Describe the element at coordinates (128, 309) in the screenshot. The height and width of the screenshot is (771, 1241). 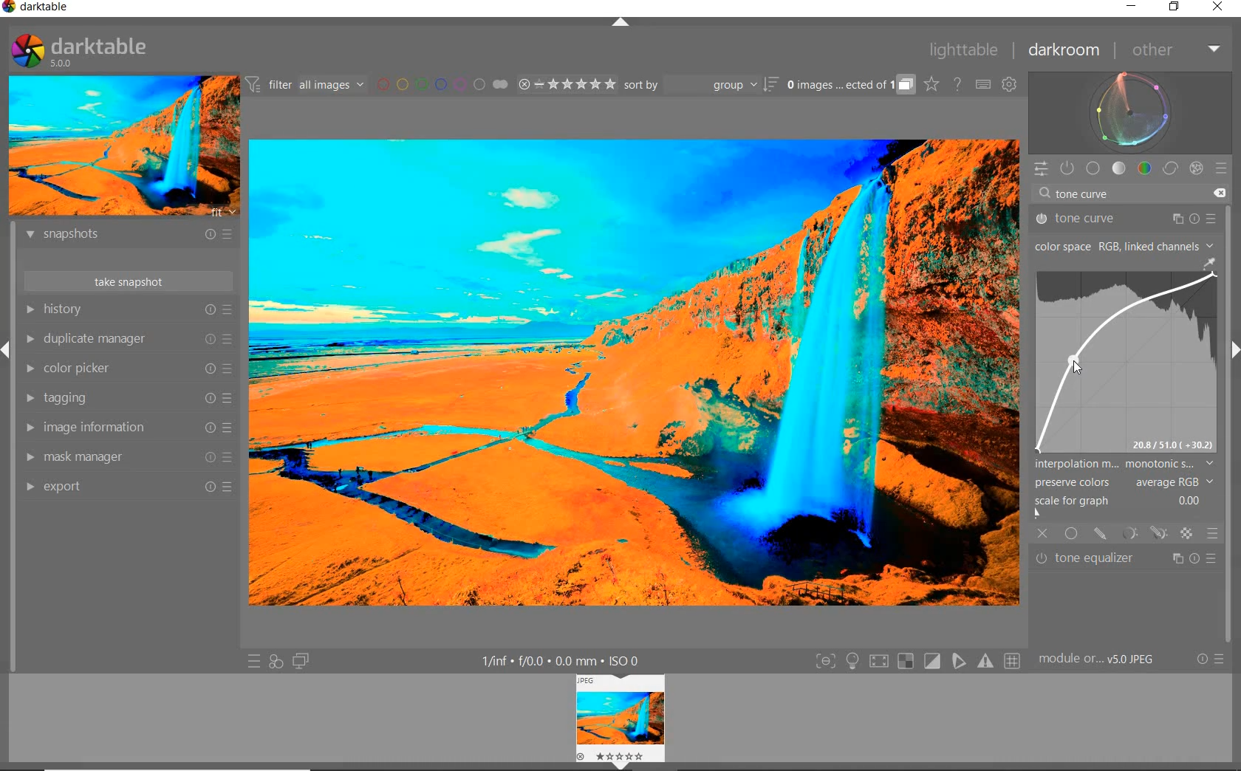
I see `history` at that location.